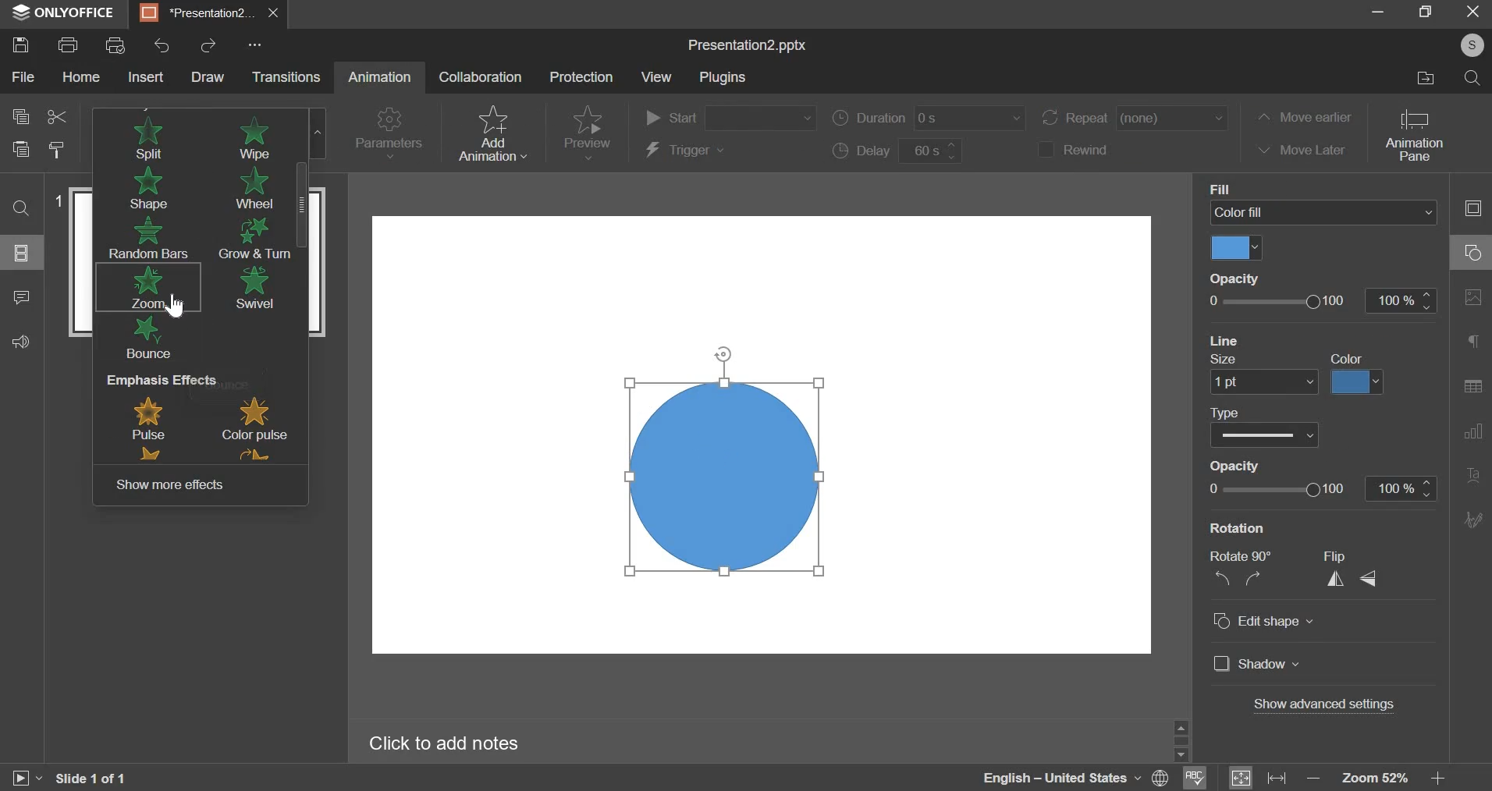 The width and height of the screenshot is (1492, 791). I want to click on paste, so click(20, 147).